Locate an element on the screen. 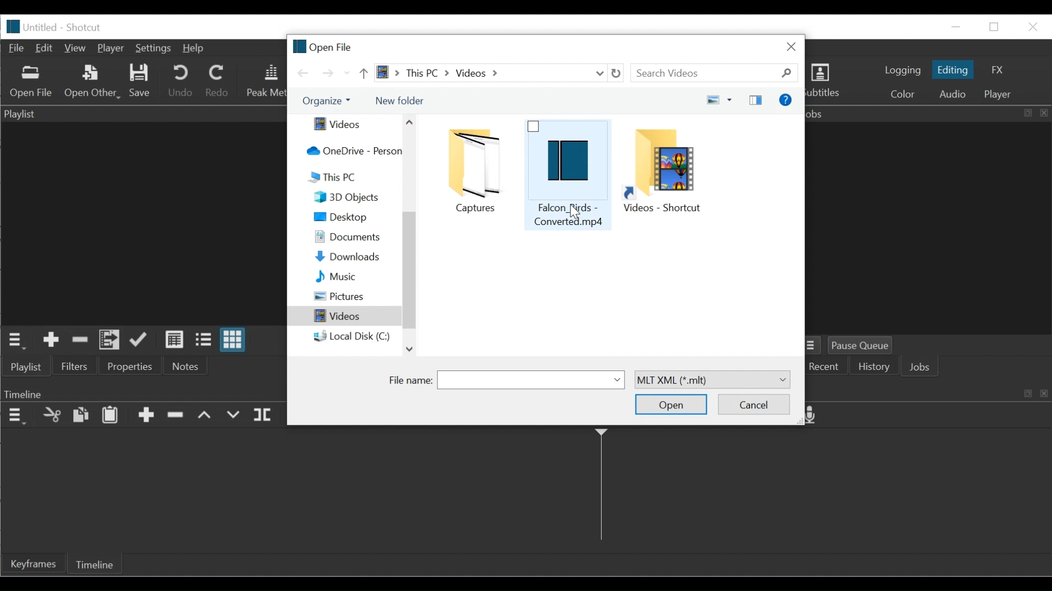 This screenshot has height=591, width=1052. View as icons is located at coordinates (235, 340).